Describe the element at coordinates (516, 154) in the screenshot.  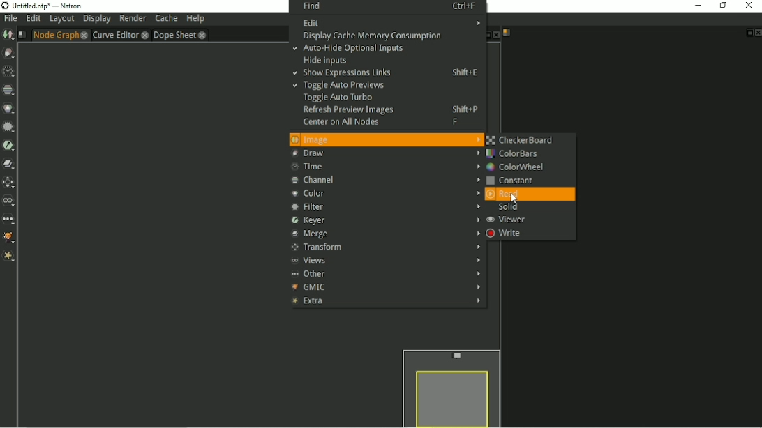
I see `ColorBars` at that location.